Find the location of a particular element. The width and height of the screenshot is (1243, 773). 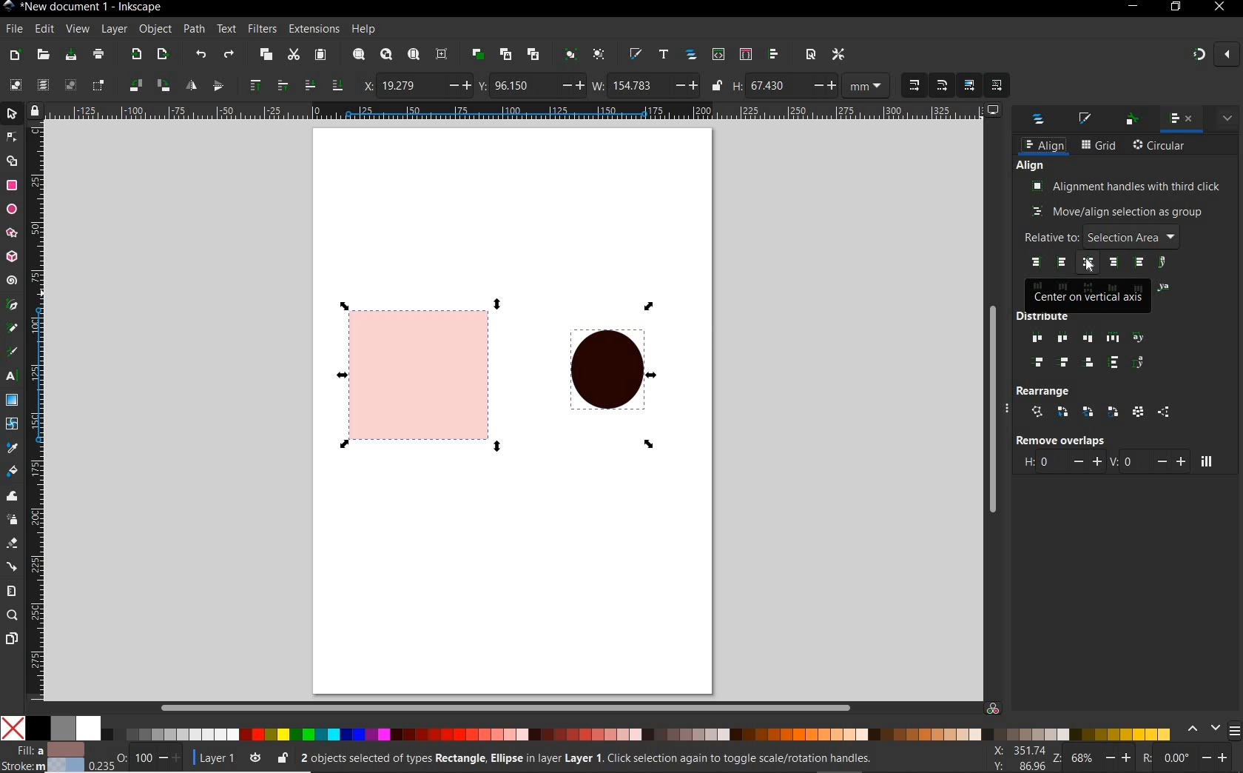

lower is located at coordinates (310, 86).